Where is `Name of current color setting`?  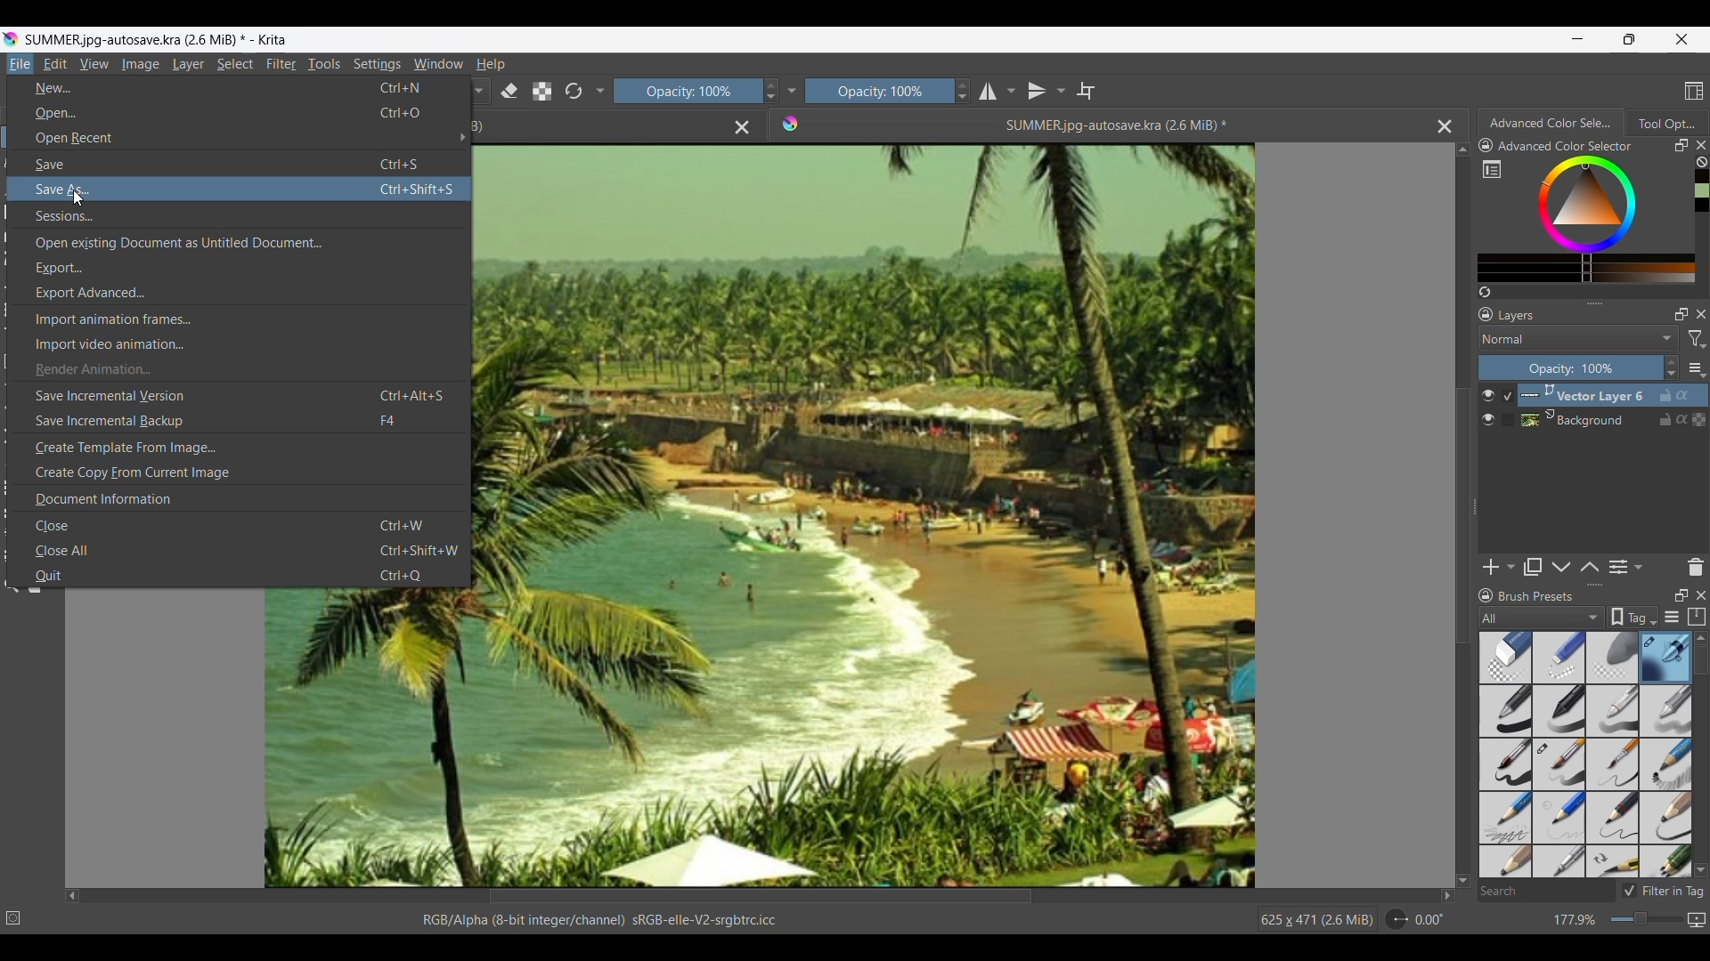
Name of current color setting is located at coordinates (1565, 146).